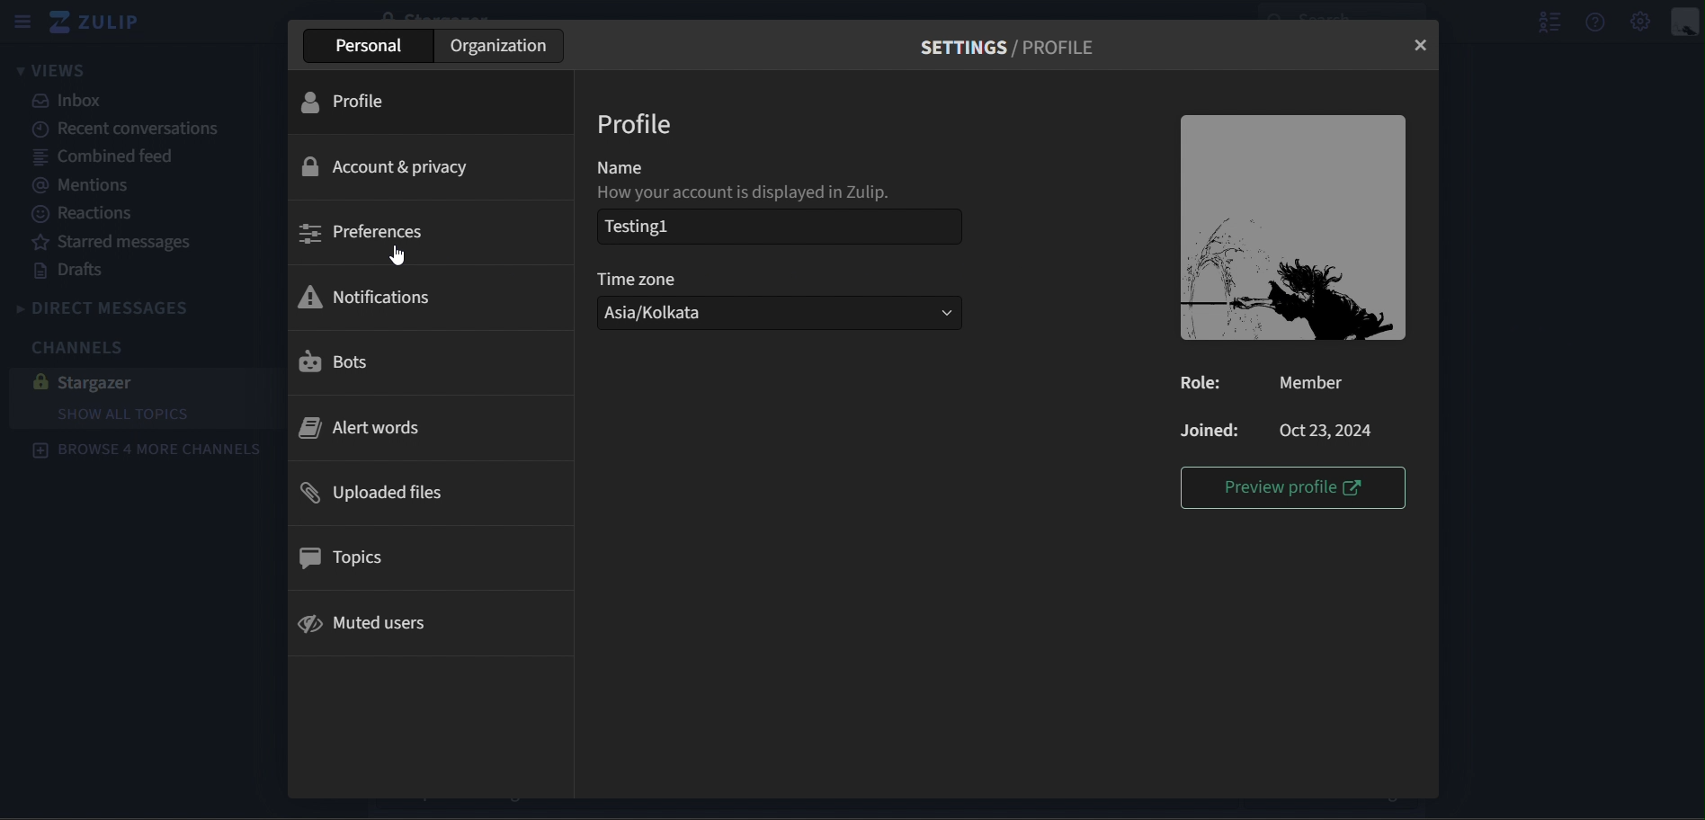 The image size is (1705, 820). I want to click on main menu, so click(1642, 22).